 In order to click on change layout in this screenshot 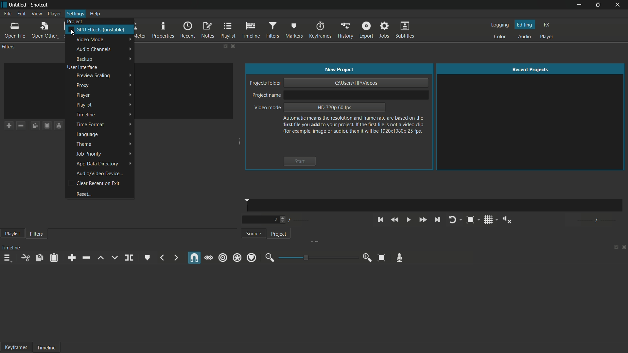, I will do `click(223, 45)`.